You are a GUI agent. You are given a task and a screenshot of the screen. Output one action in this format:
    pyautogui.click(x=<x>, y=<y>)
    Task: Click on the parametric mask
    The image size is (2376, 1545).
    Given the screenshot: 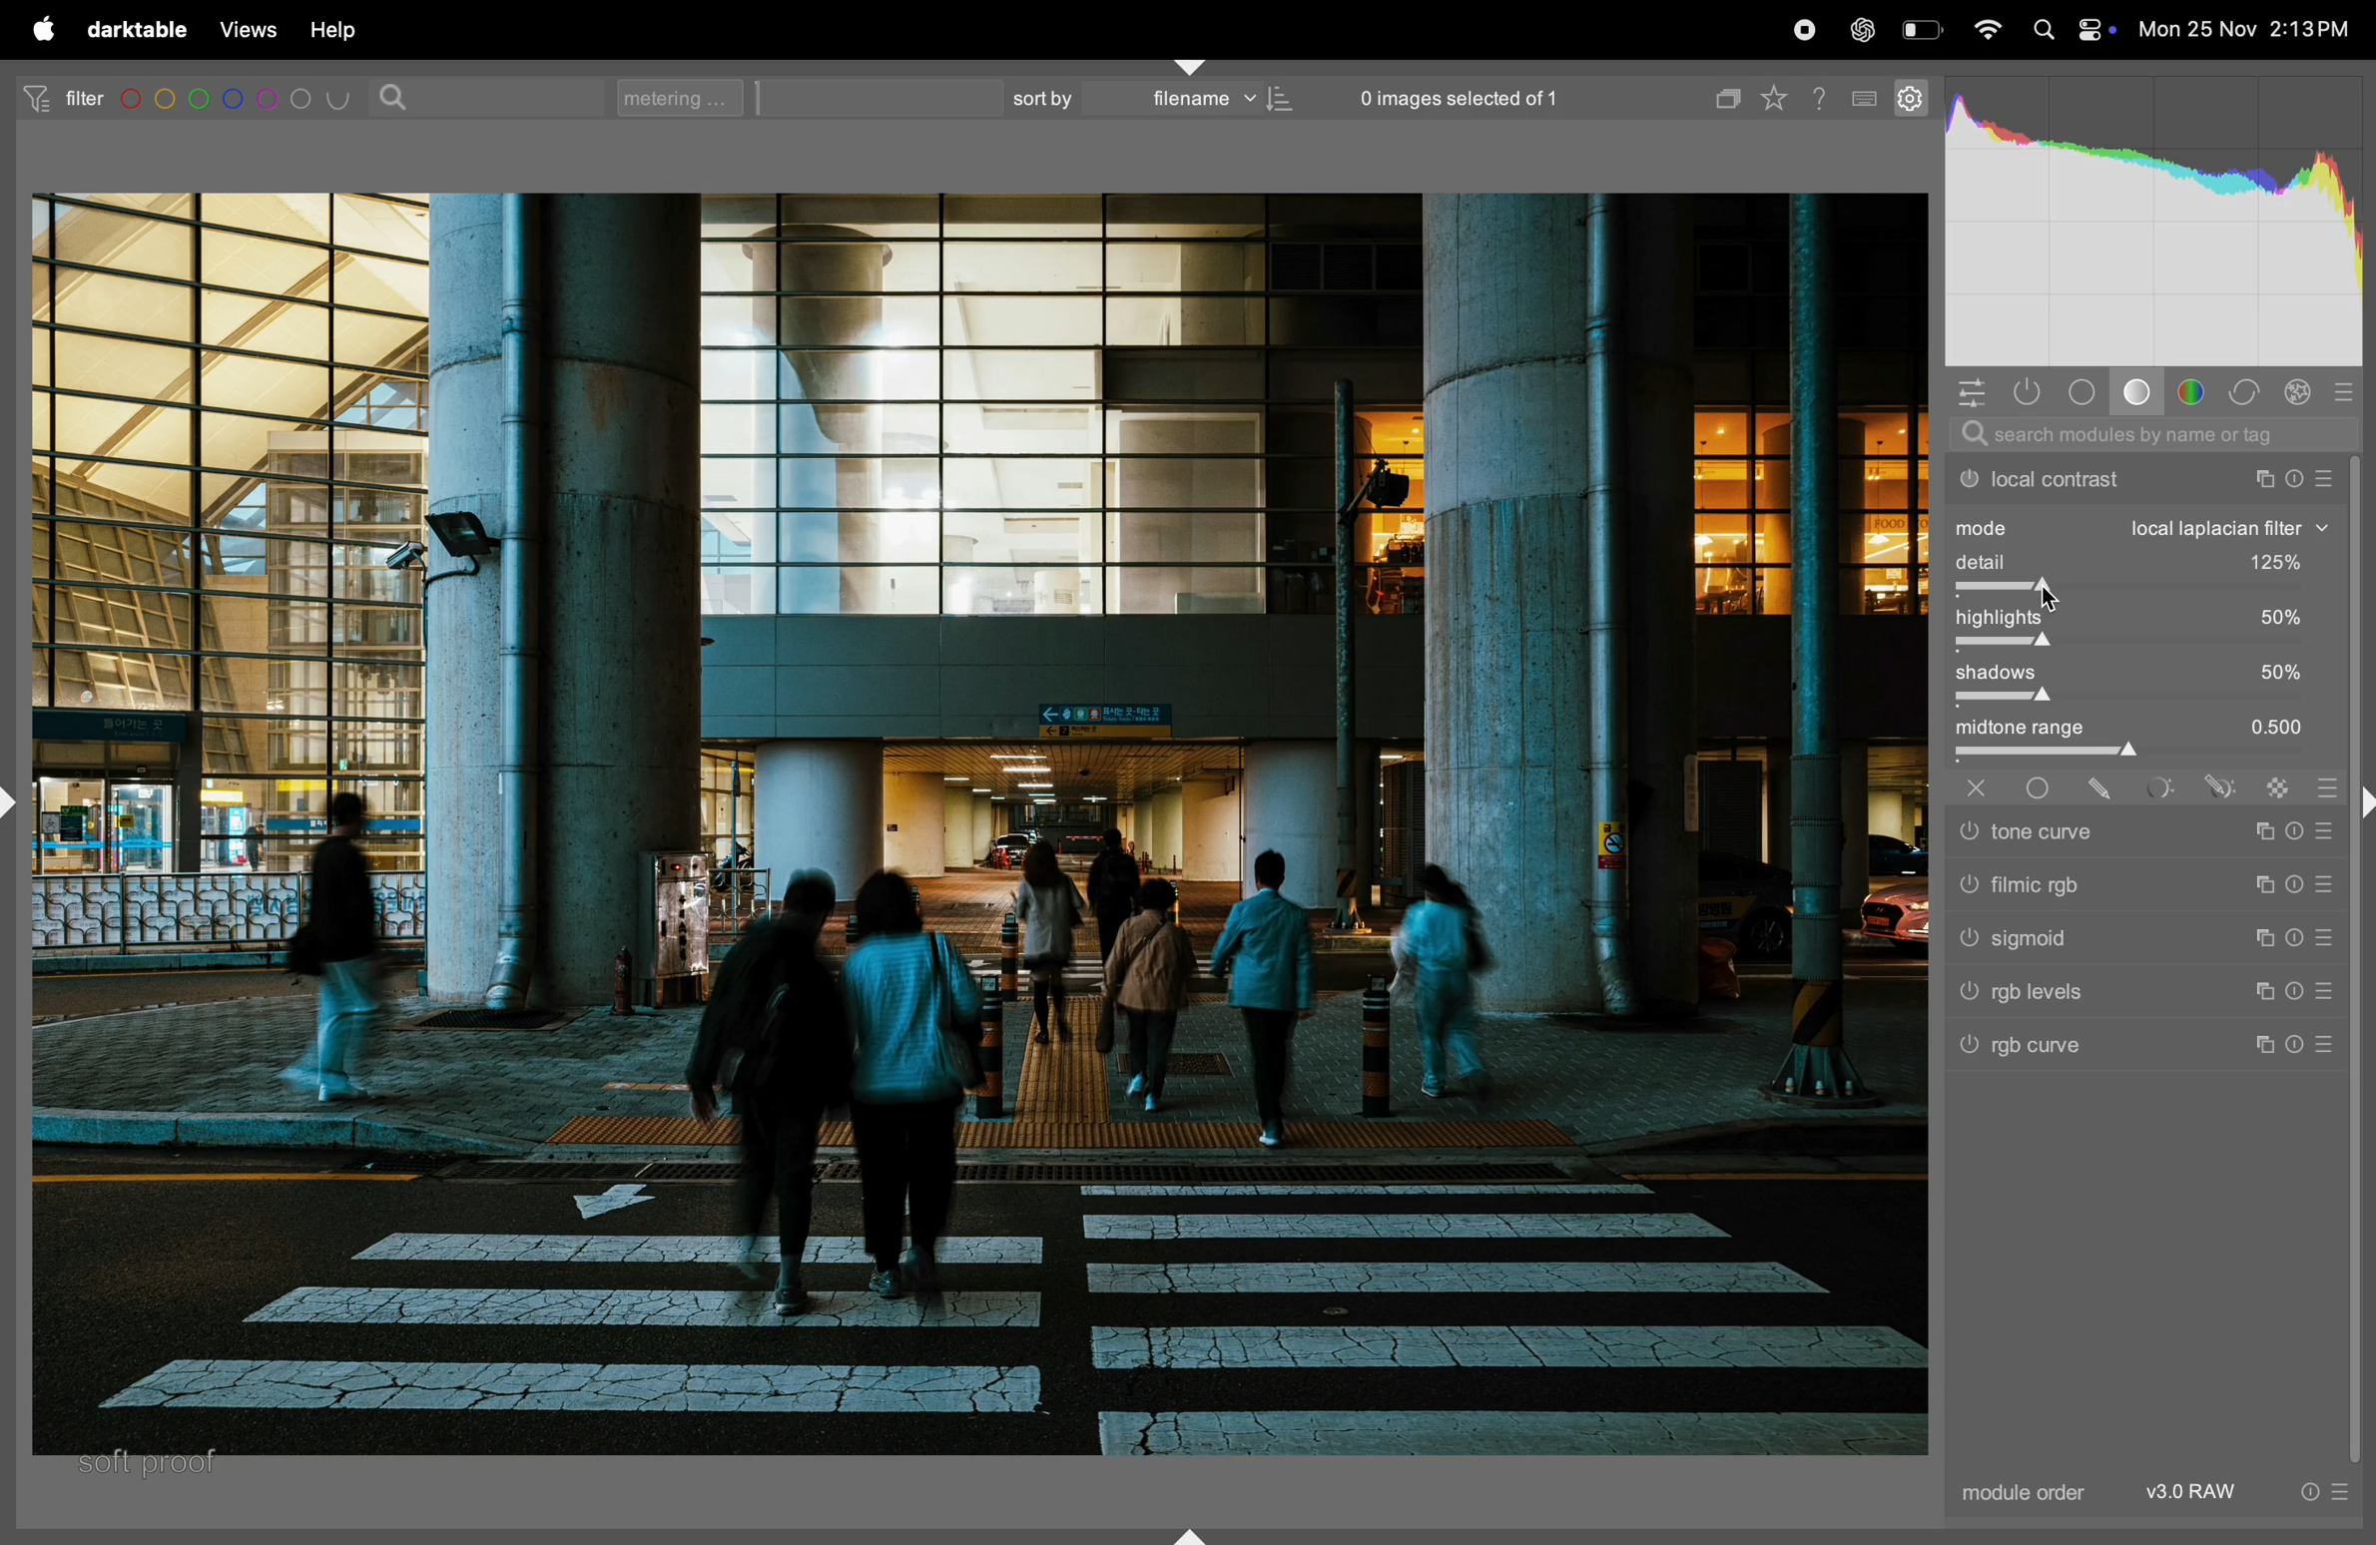 What is the action you would take?
    pyautogui.click(x=2163, y=788)
    